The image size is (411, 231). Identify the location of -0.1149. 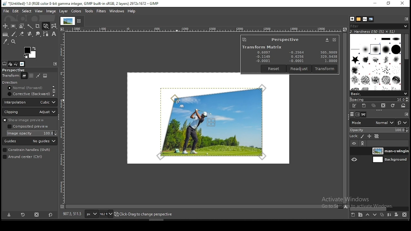
(262, 56).